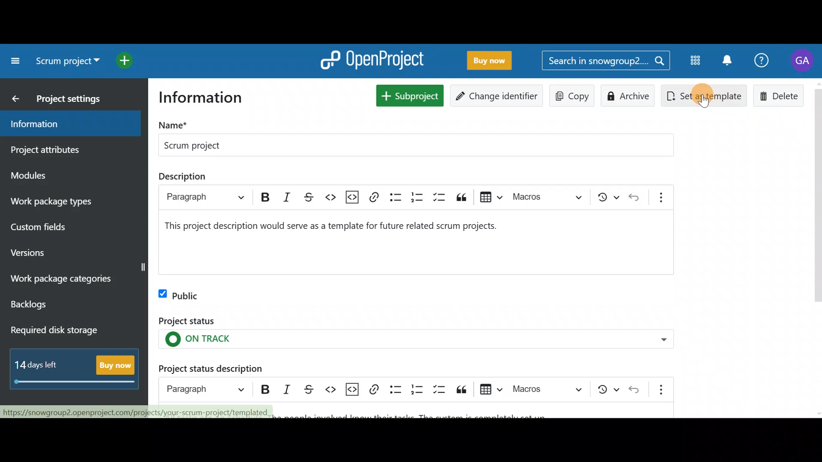 The width and height of the screenshot is (822, 462). I want to click on bulleted list, so click(395, 197).